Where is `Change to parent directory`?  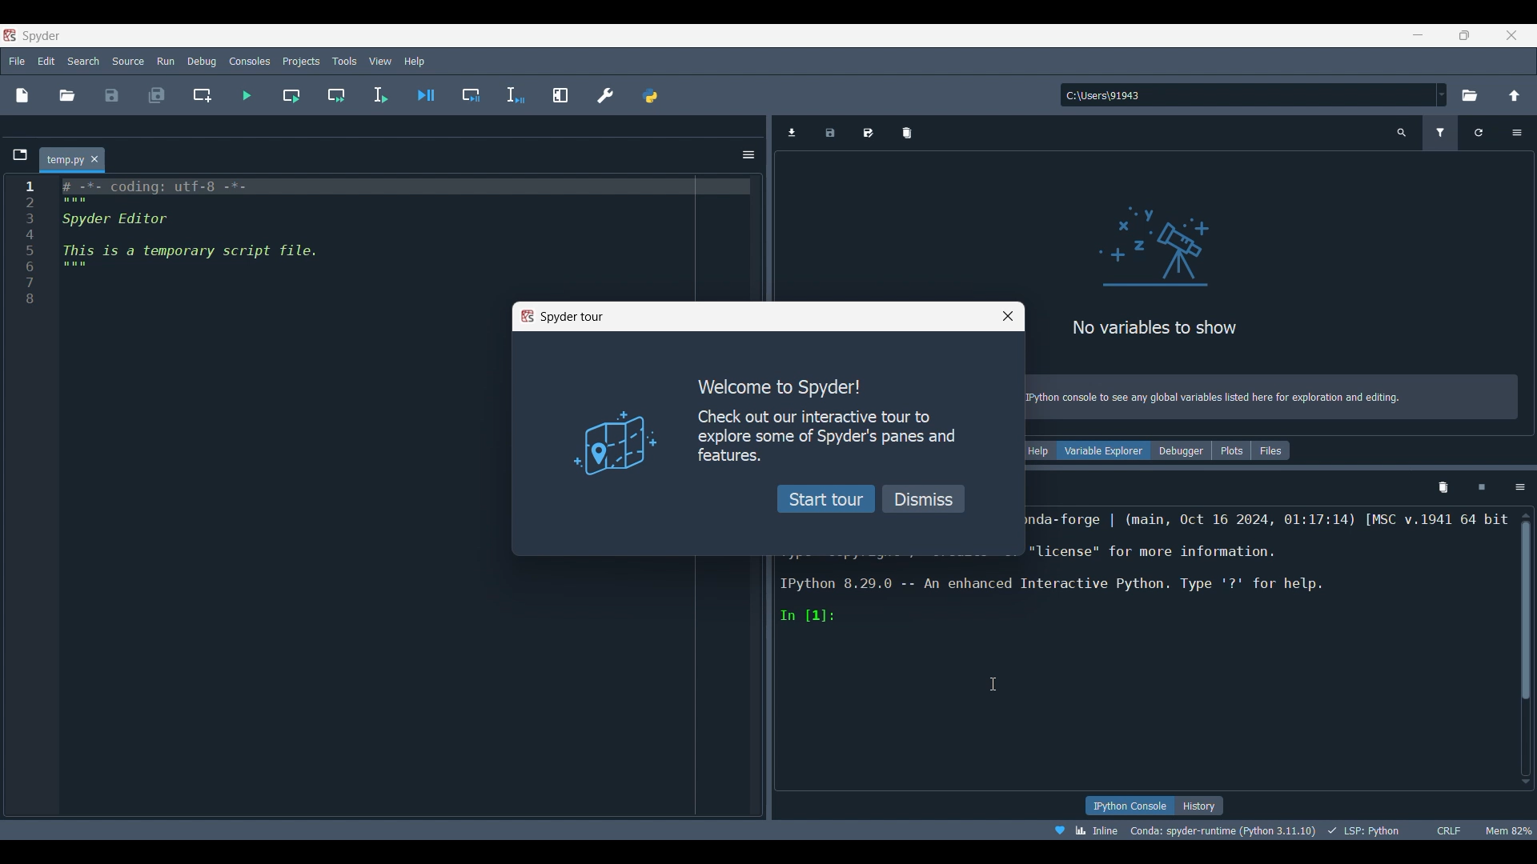
Change to parent directory is located at coordinates (1515, 96).